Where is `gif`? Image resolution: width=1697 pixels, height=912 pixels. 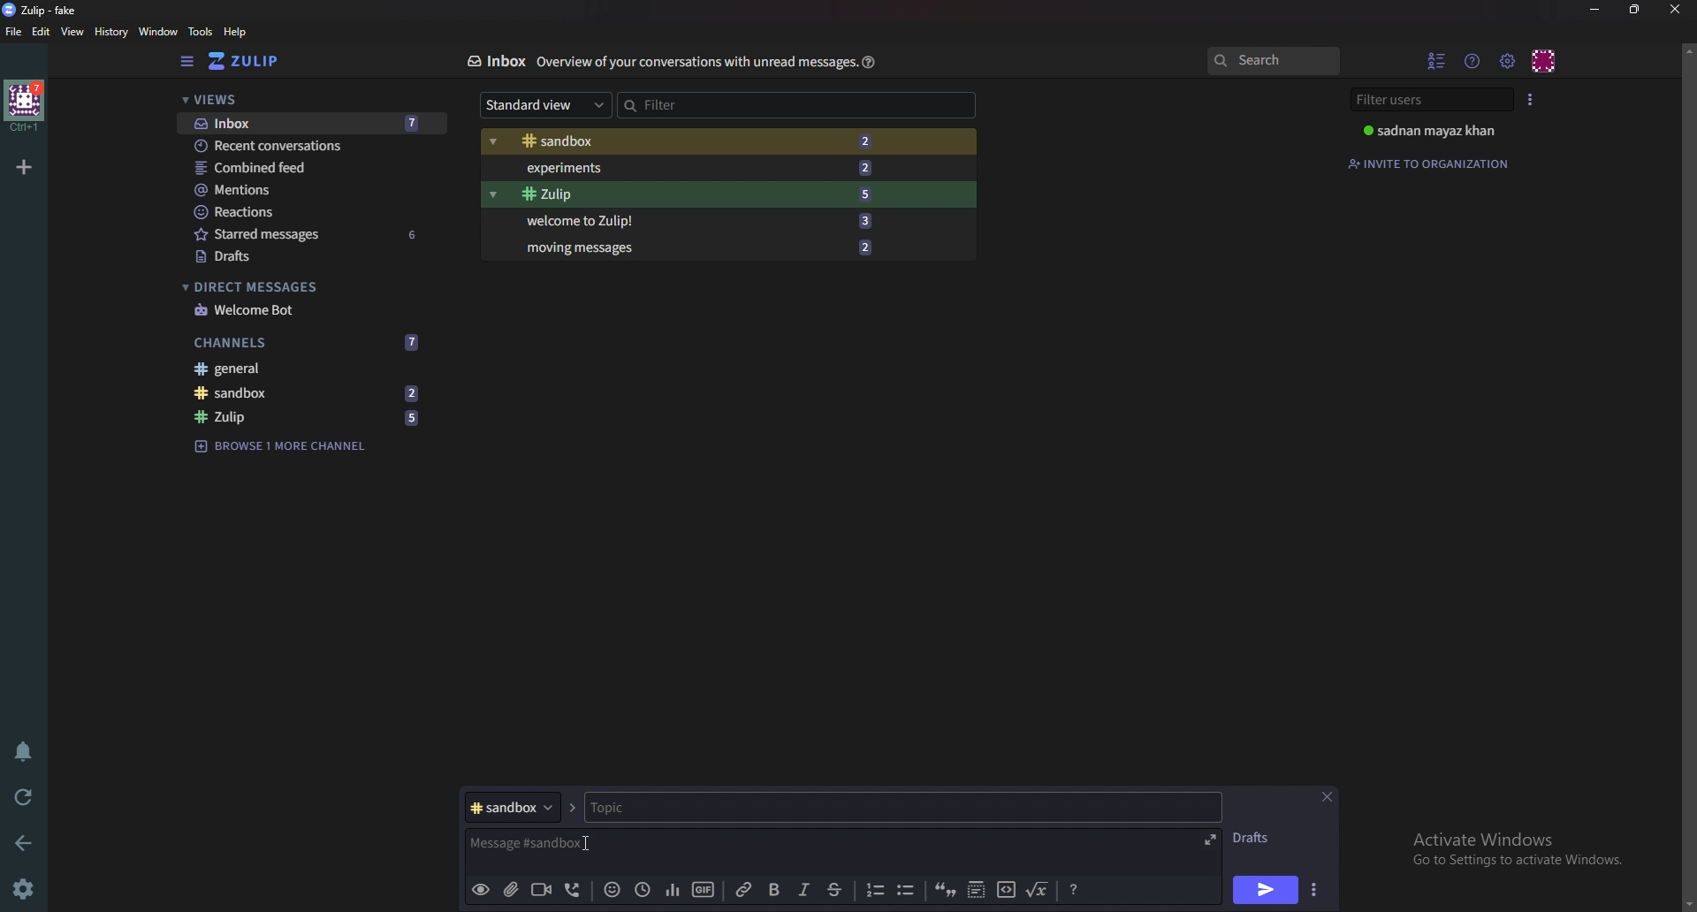 gif is located at coordinates (702, 887).